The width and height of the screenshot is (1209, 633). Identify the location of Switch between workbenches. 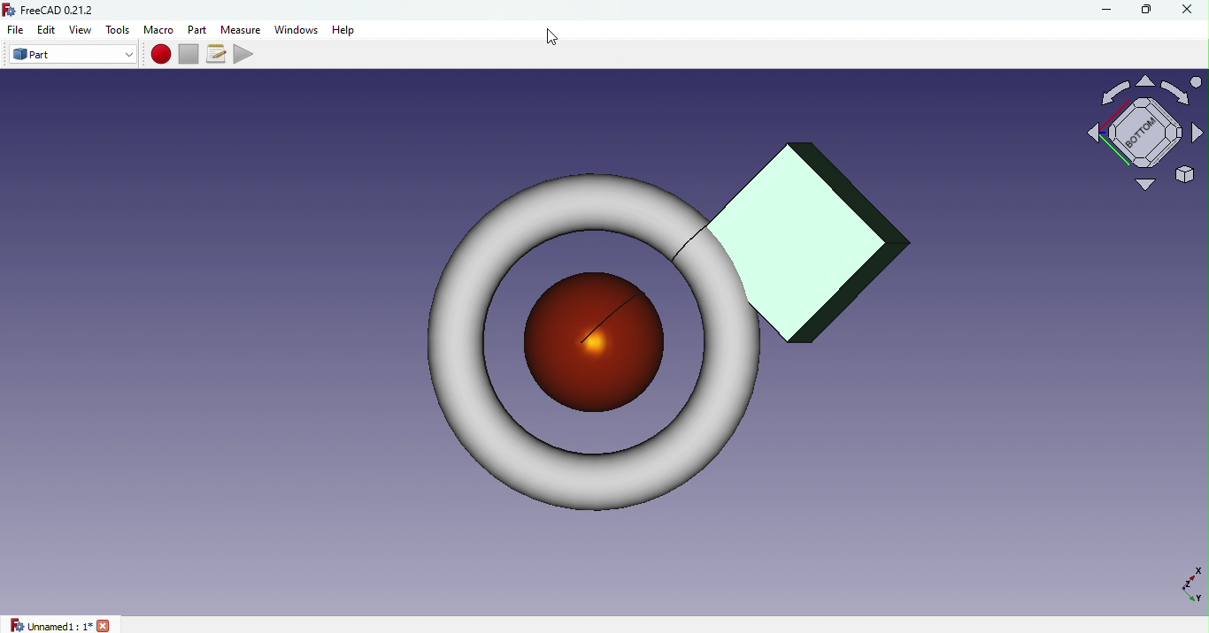
(69, 55).